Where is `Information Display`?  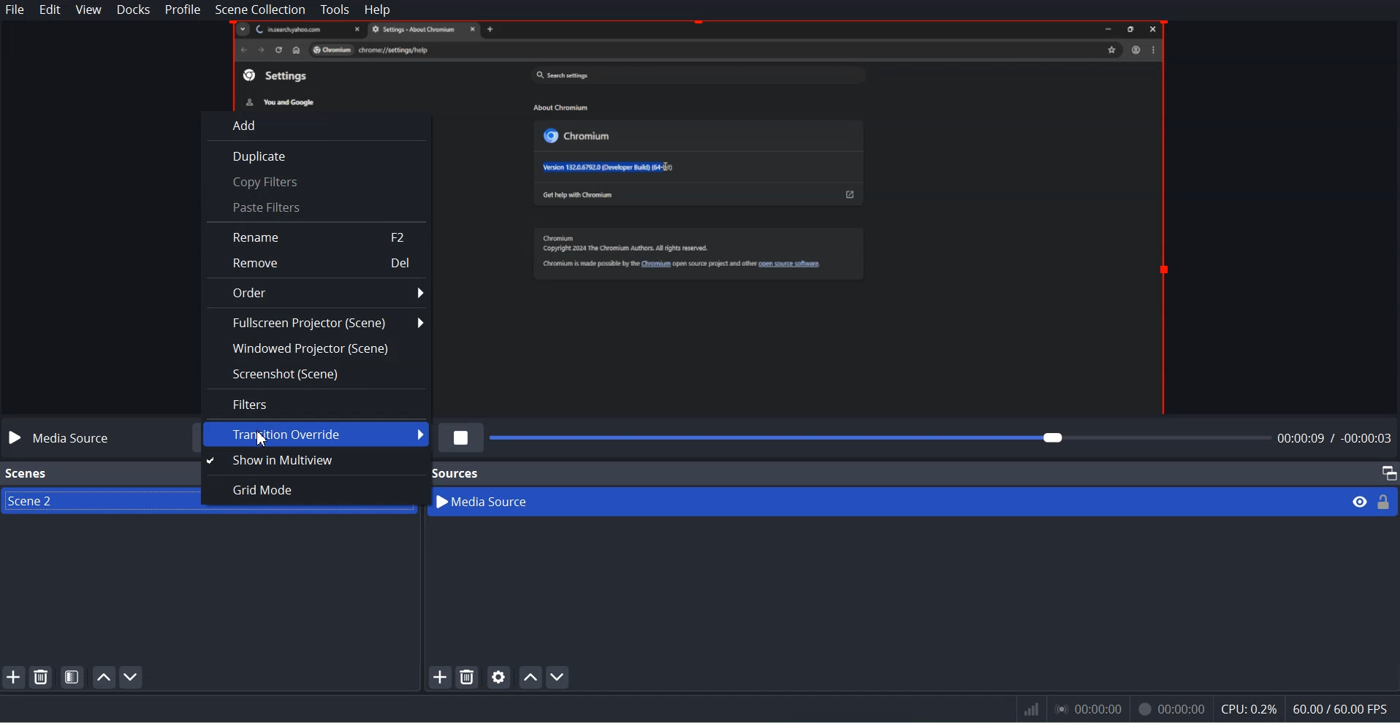 Information Display is located at coordinates (1198, 710).